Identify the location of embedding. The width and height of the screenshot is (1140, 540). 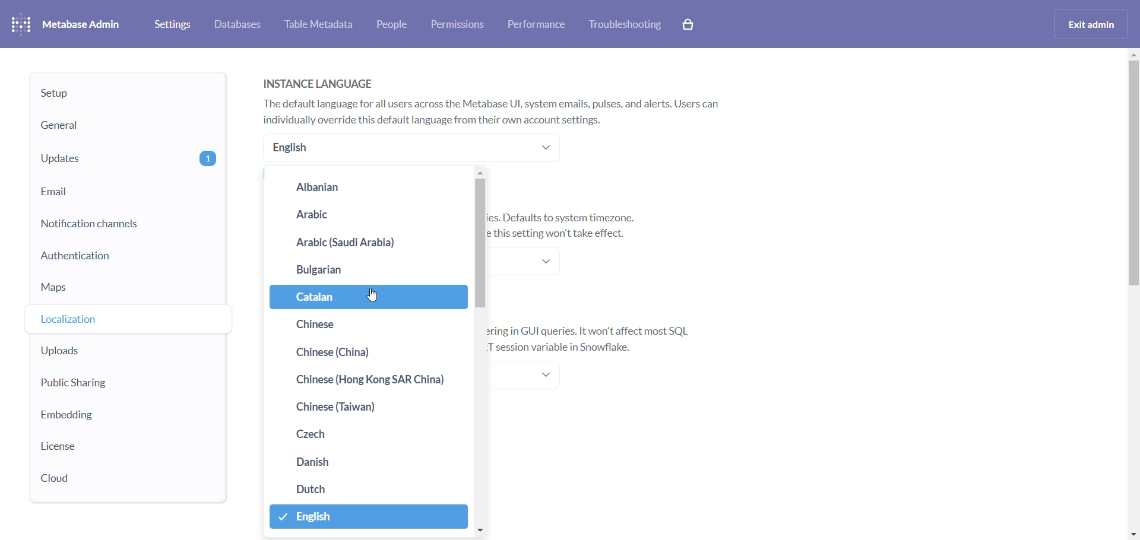
(121, 416).